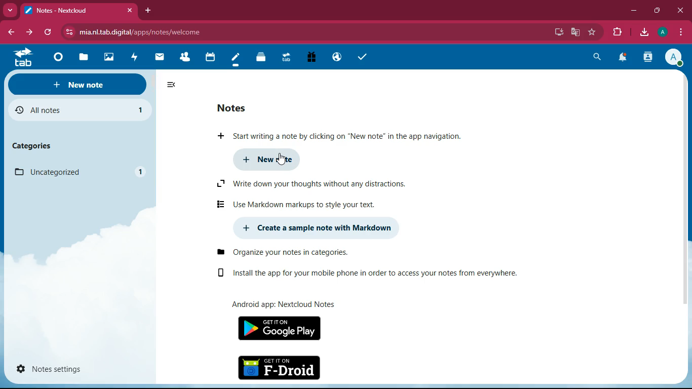 This screenshot has height=389, width=692. Describe the element at coordinates (647, 58) in the screenshot. I see `user` at that location.